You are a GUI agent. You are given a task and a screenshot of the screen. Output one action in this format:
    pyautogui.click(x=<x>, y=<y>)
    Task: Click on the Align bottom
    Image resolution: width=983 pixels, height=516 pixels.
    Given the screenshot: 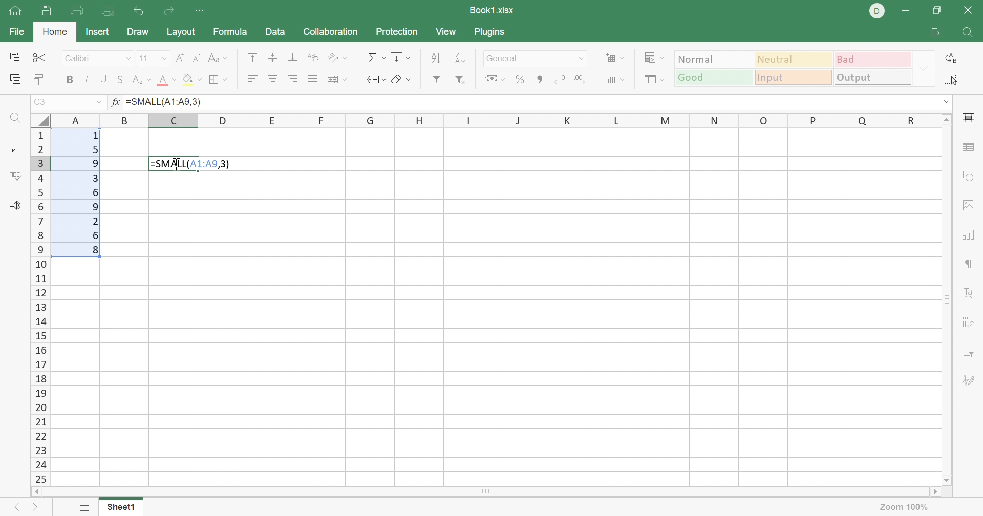 What is the action you would take?
    pyautogui.click(x=295, y=58)
    